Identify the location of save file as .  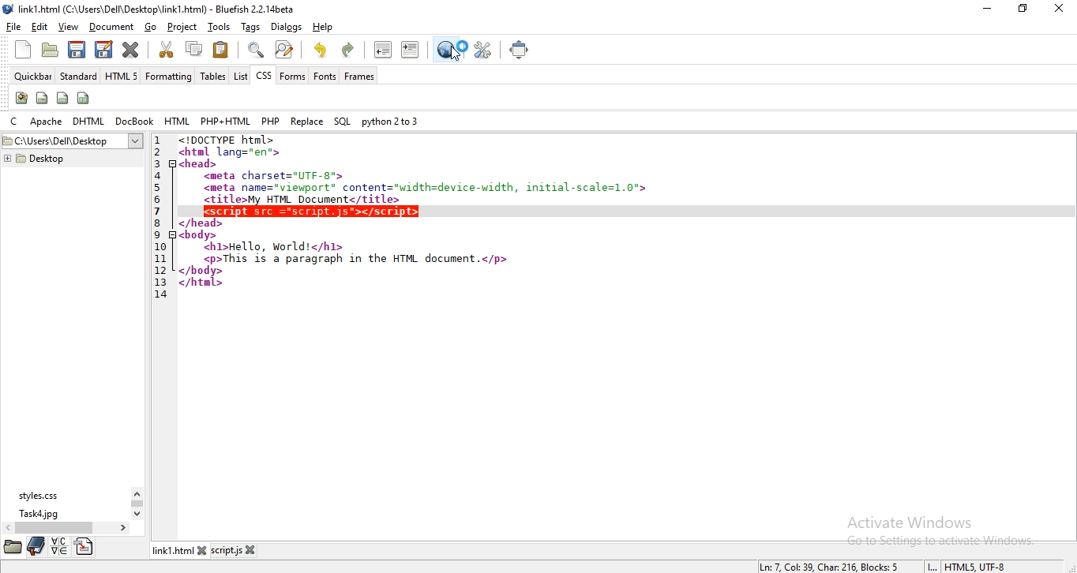
(103, 50).